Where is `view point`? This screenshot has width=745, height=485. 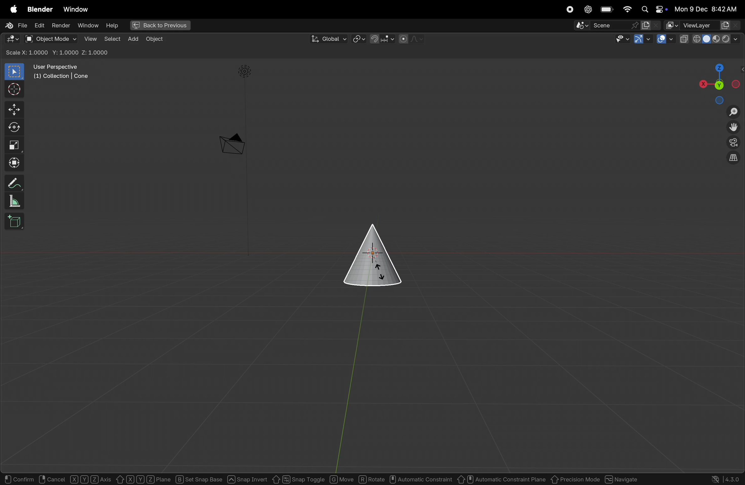 view point is located at coordinates (716, 82).